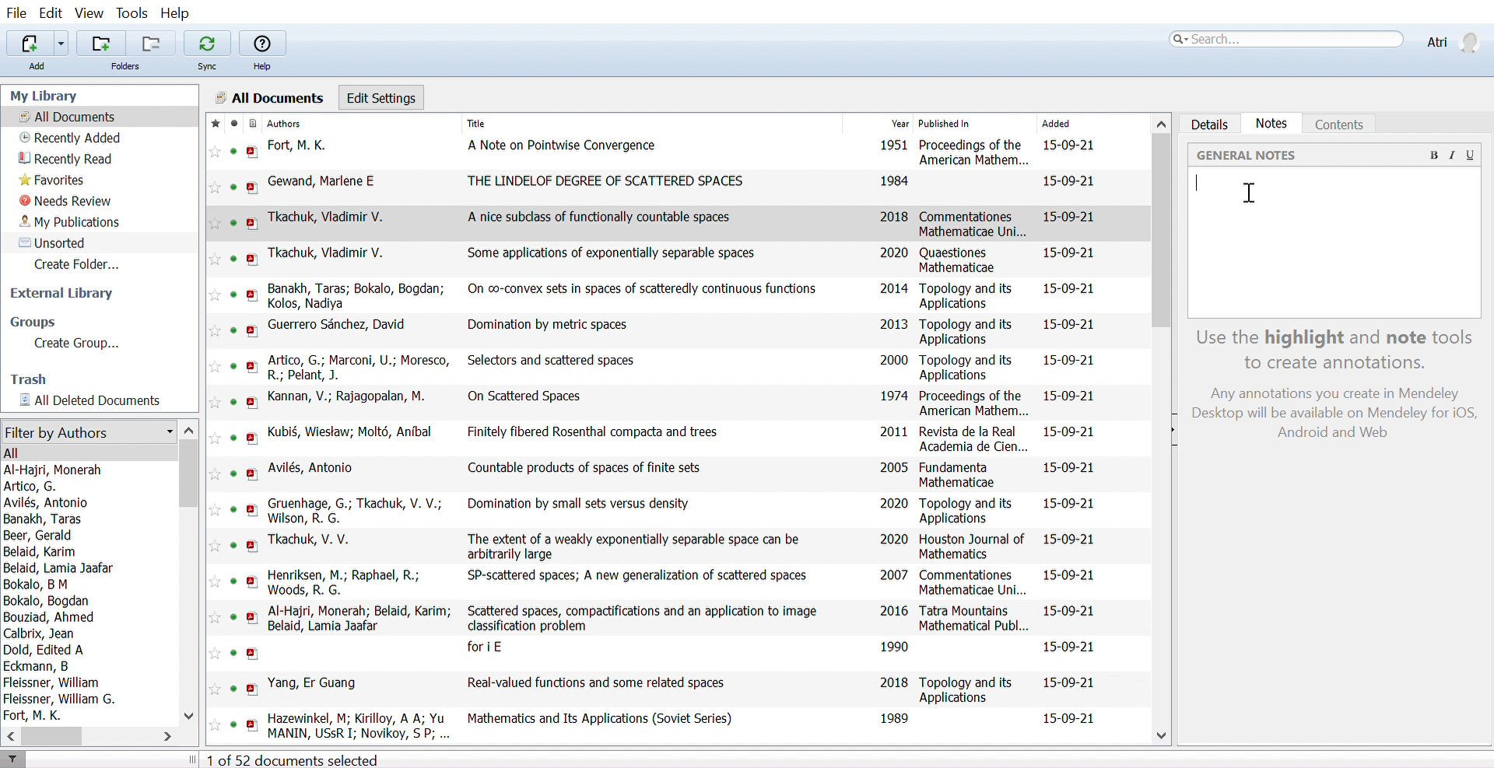  What do you see at coordinates (35, 66) in the screenshot?
I see `Add` at bounding box center [35, 66].